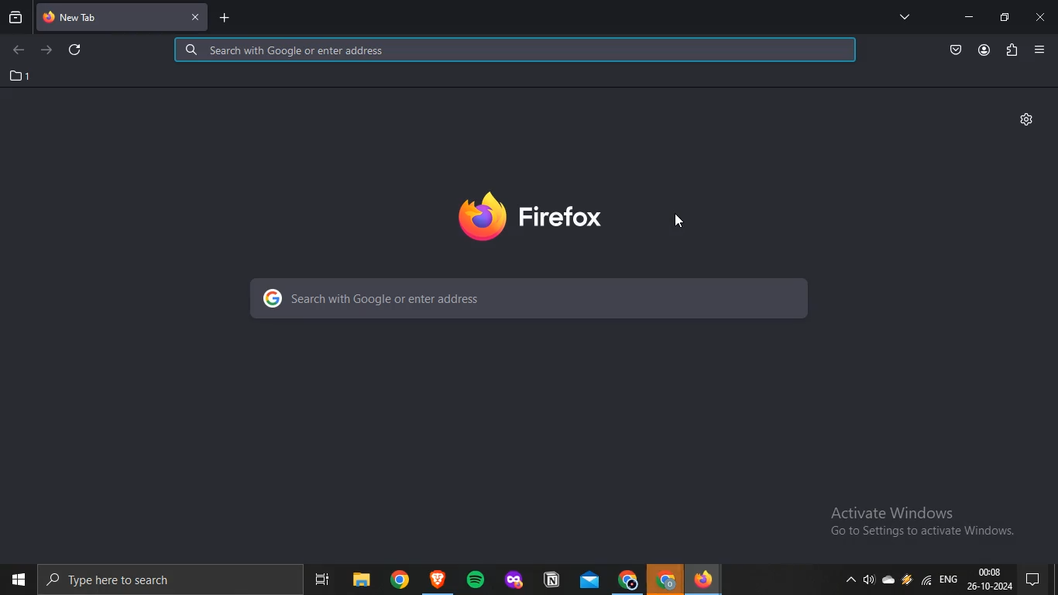 The width and height of the screenshot is (1058, 595). What do you see at coordinates (21, 76) in the screenshot?
I see `1` at bounding box center [21, 76].